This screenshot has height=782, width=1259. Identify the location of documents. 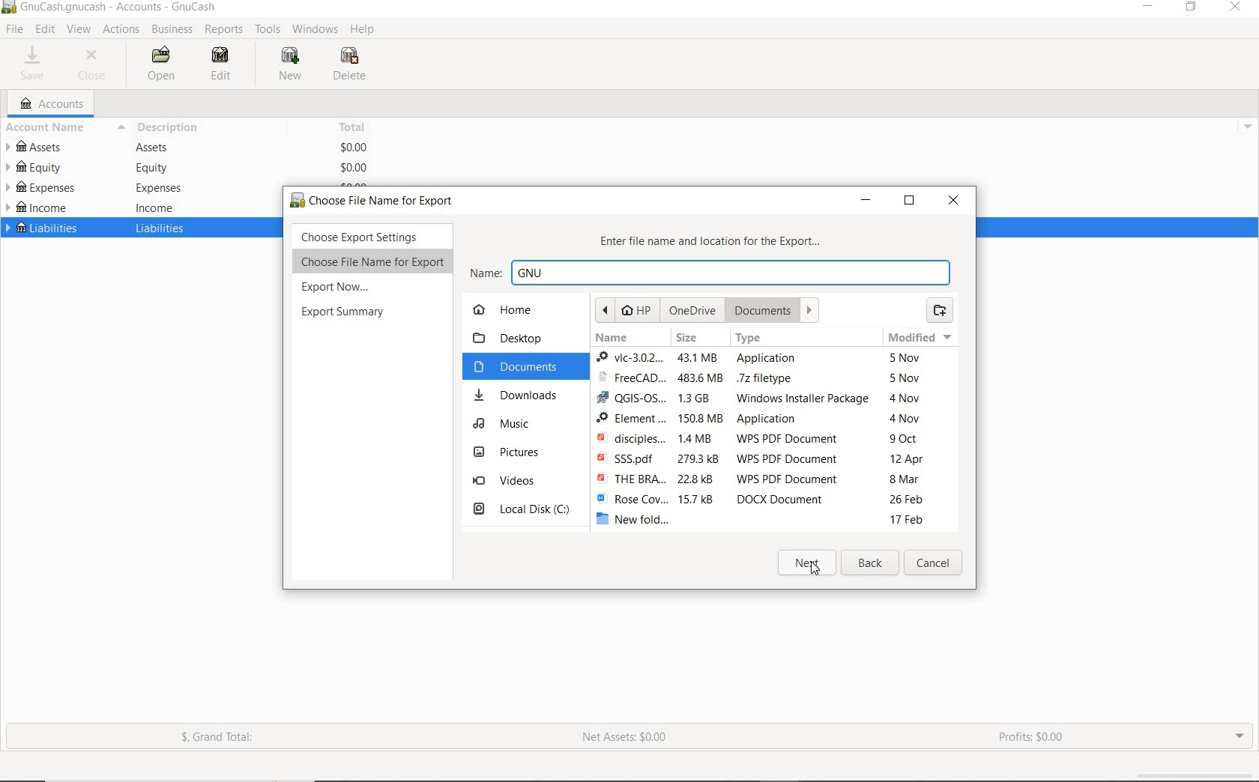
(521, 367).